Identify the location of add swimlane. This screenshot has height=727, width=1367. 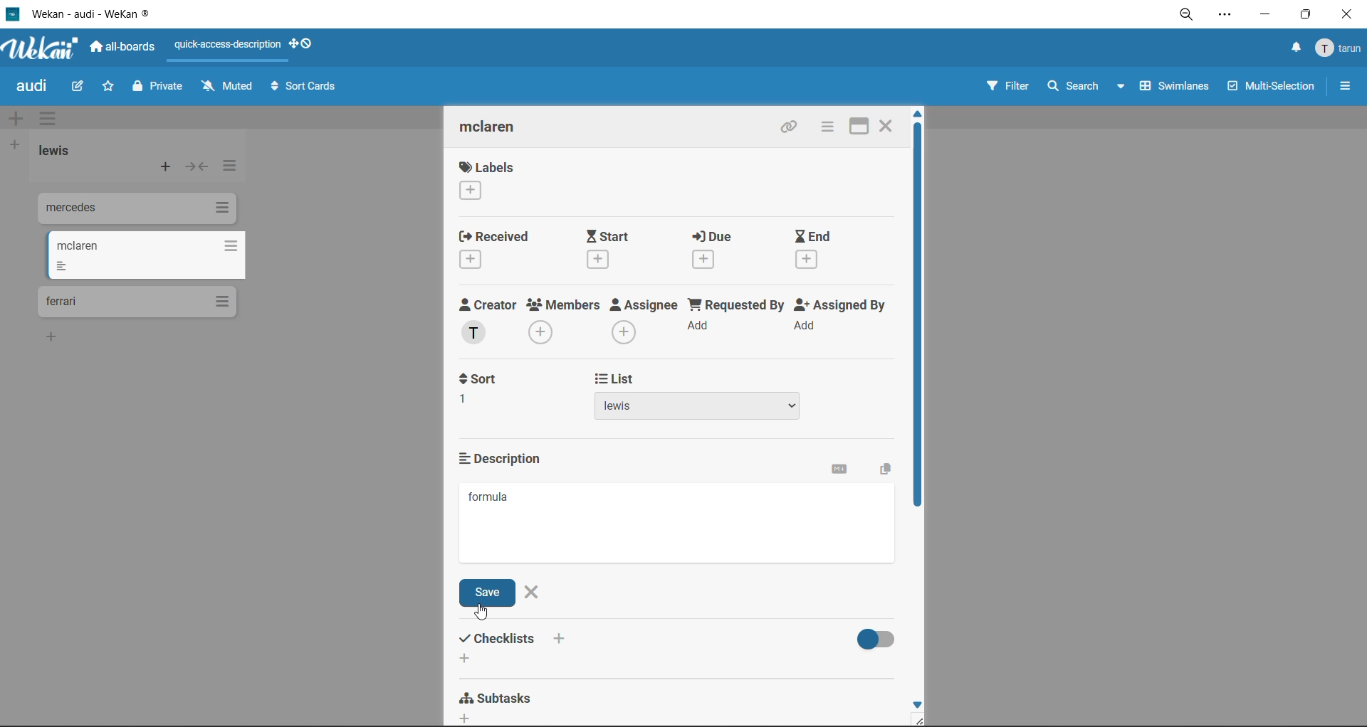
(19, 119).